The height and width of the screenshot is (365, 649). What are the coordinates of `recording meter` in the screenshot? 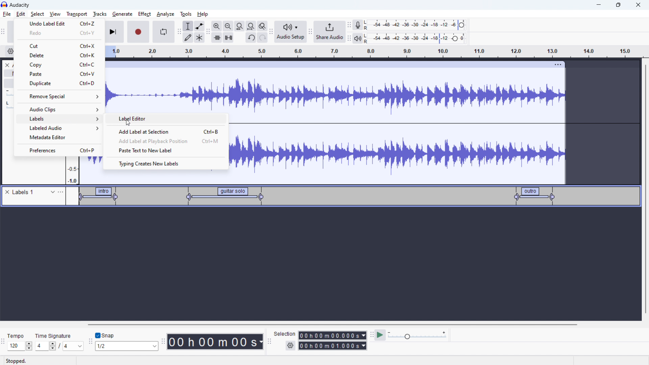 It's located at (358, 25).